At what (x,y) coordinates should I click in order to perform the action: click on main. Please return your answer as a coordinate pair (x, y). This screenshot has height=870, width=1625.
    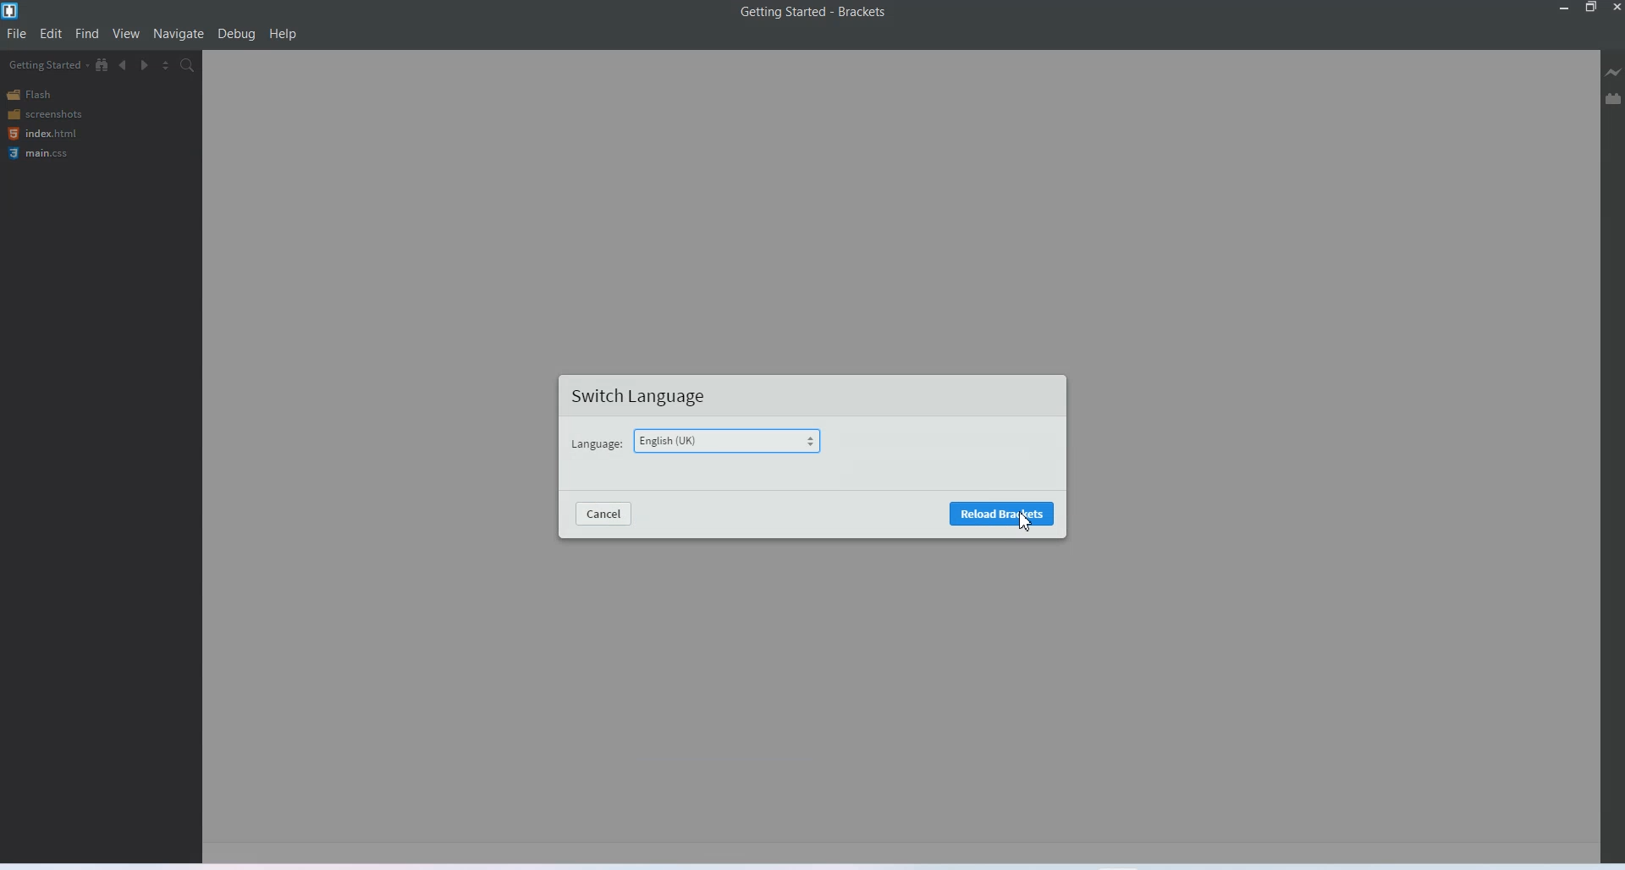
    Looking at the image, I should click on (41, 154).